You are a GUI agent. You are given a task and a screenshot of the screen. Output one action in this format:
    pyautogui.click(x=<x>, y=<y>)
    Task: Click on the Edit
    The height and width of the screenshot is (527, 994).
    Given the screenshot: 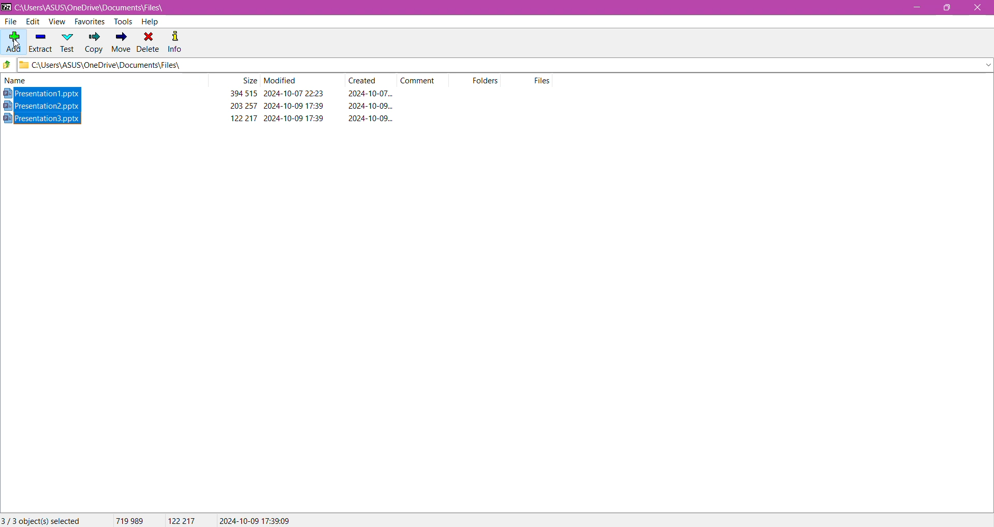 What is the action you would take?
    pyautogui.click(x=32, y=22)
    